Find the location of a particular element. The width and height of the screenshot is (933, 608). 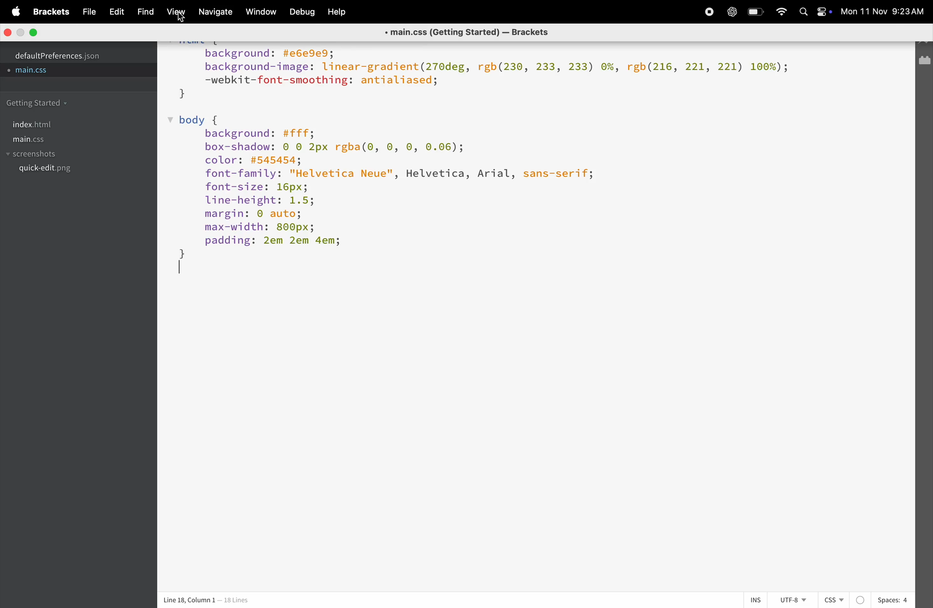

ins is located at coordinates (752, 599).